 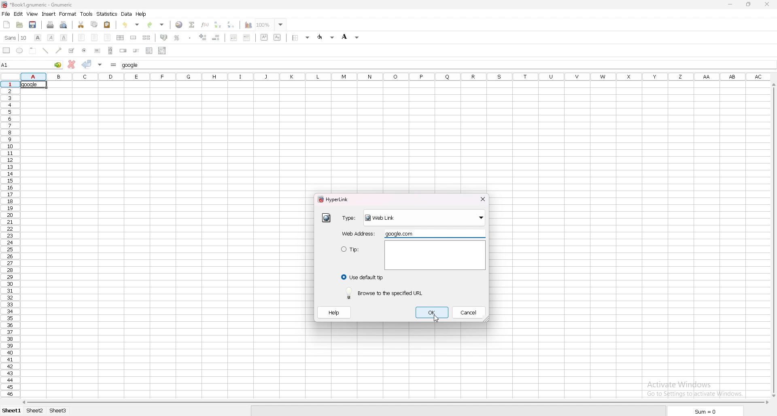 What do you see at coordinates (730, 4) in the screenshot?
I see `minimize` at bounding box center [730, 4].